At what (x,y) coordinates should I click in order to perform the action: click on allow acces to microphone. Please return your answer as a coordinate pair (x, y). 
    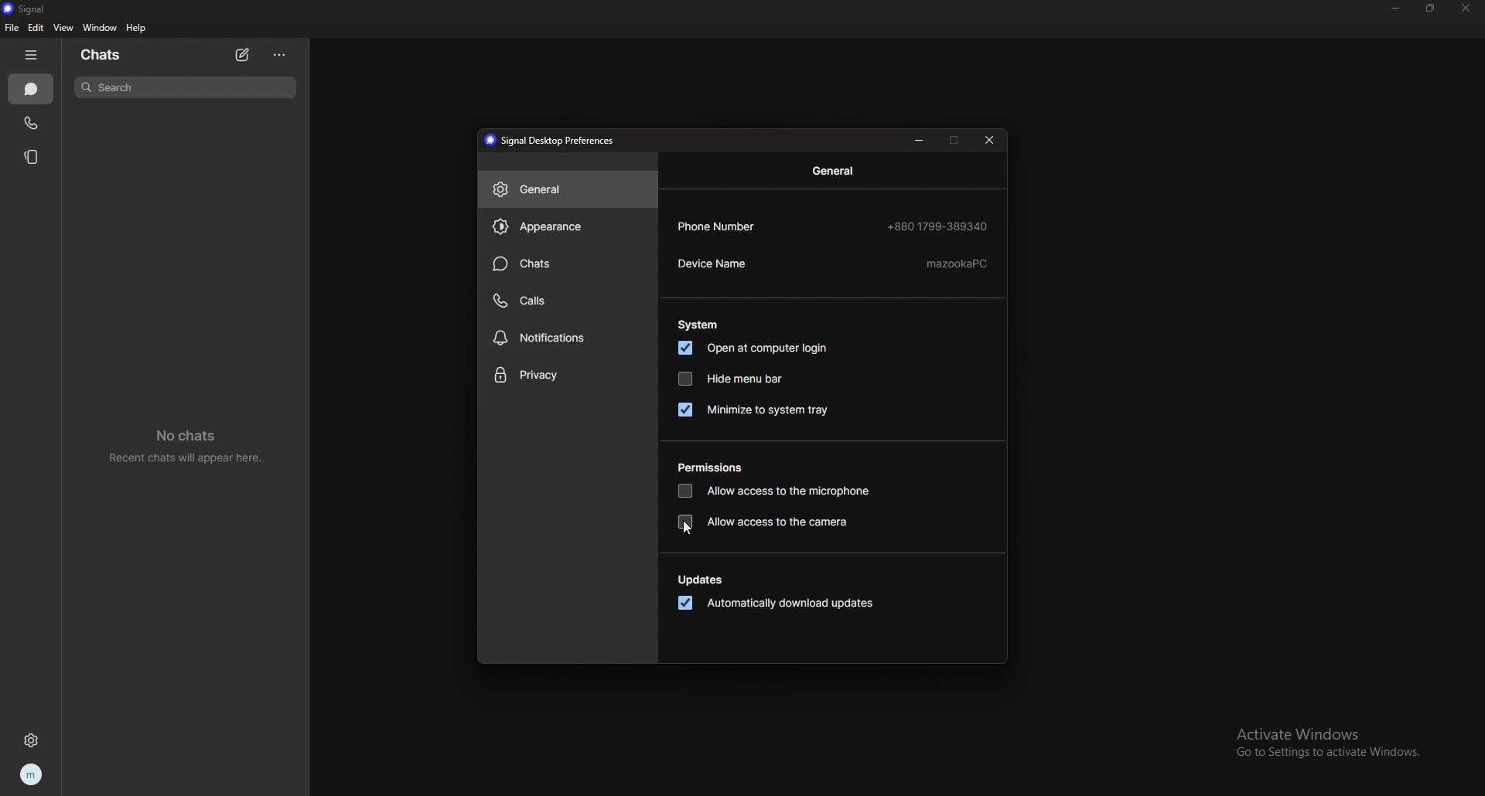
    Looking at the image, I should click on (777, 490).